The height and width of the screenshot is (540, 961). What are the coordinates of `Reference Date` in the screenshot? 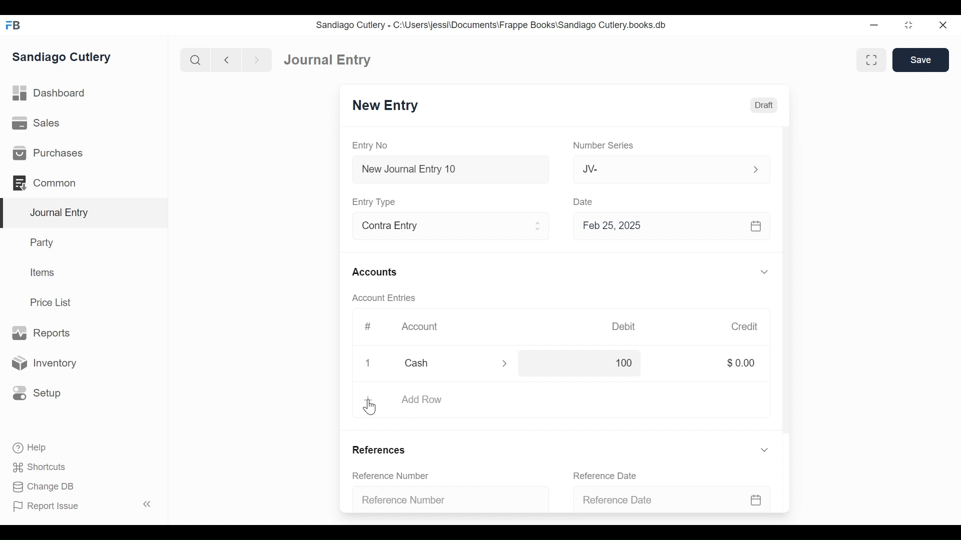 It's located at (671, 496).